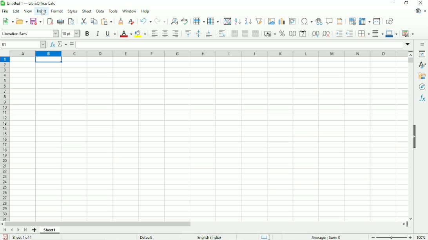 Image resolution: width=428 pixels, height=240 pixels. What do you see at coordinates (365, 21) in the screenshot?
I see `Freeze rows and columns` at bounding box center [365, 21].